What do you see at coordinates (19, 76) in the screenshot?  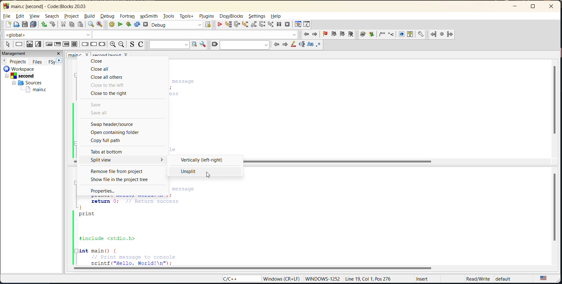 I see `second` at bounding box center [19, 76].